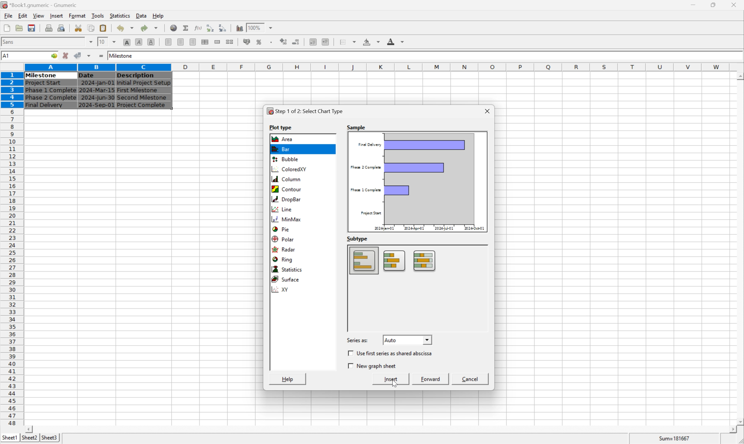  I want to click on underline, so click(151, 42).